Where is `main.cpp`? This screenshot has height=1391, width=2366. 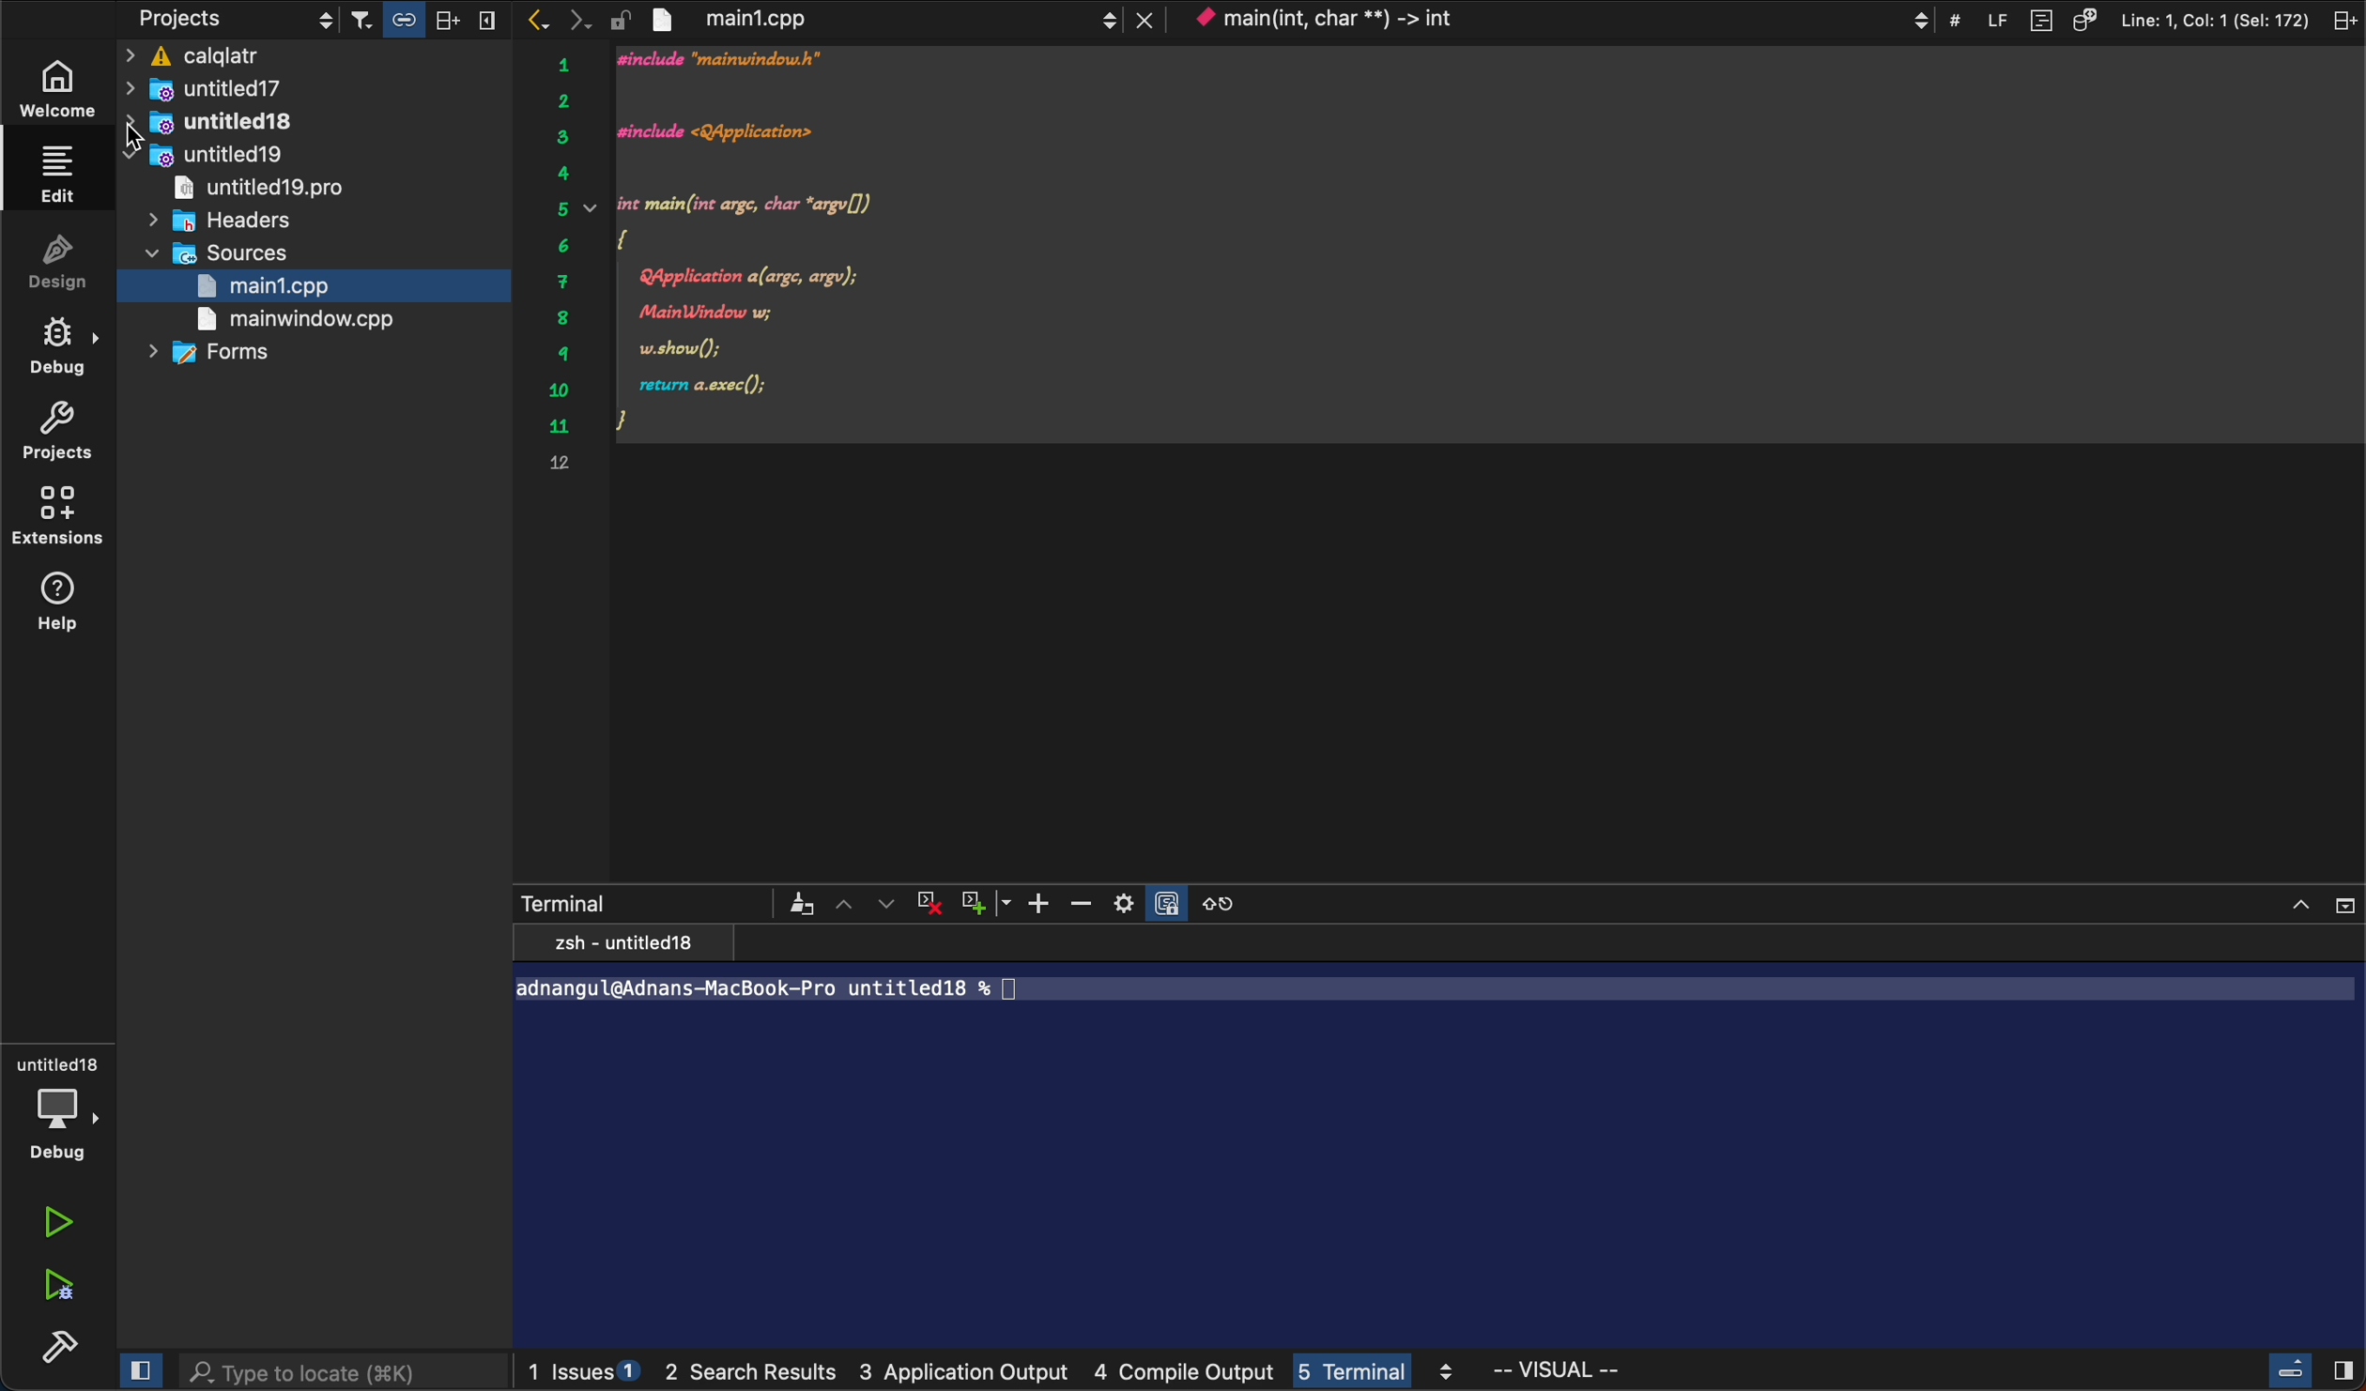 main.cpp is located at coordinates (265, 287).